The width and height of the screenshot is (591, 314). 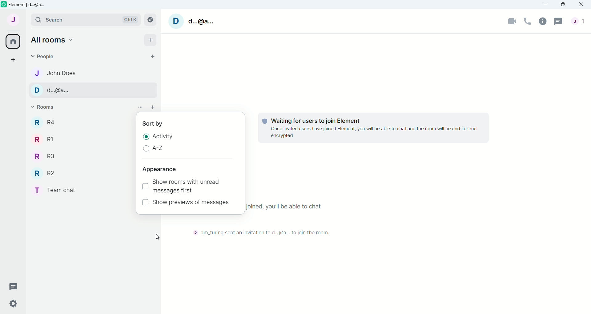 I want to click on Voice call, so click(x=527, y=21).